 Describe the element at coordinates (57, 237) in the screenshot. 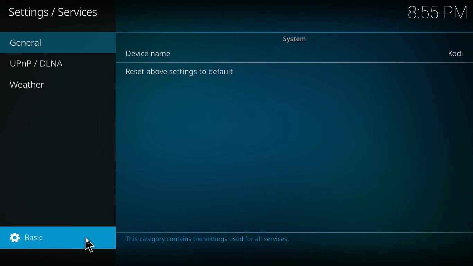

I see `basic` at that location.